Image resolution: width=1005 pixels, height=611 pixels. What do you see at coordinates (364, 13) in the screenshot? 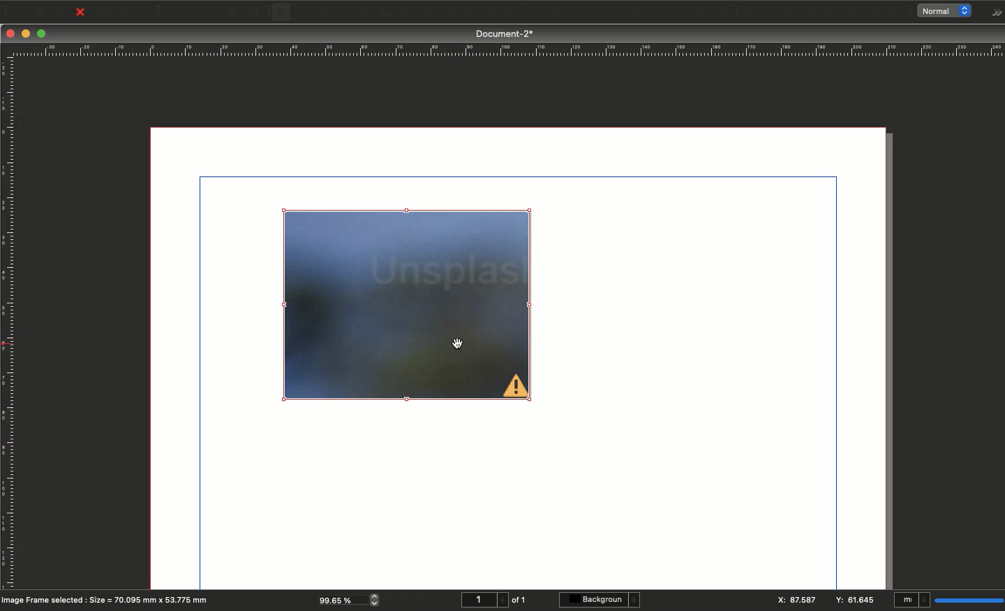
I see `Table` at bounding box center [364, 13].